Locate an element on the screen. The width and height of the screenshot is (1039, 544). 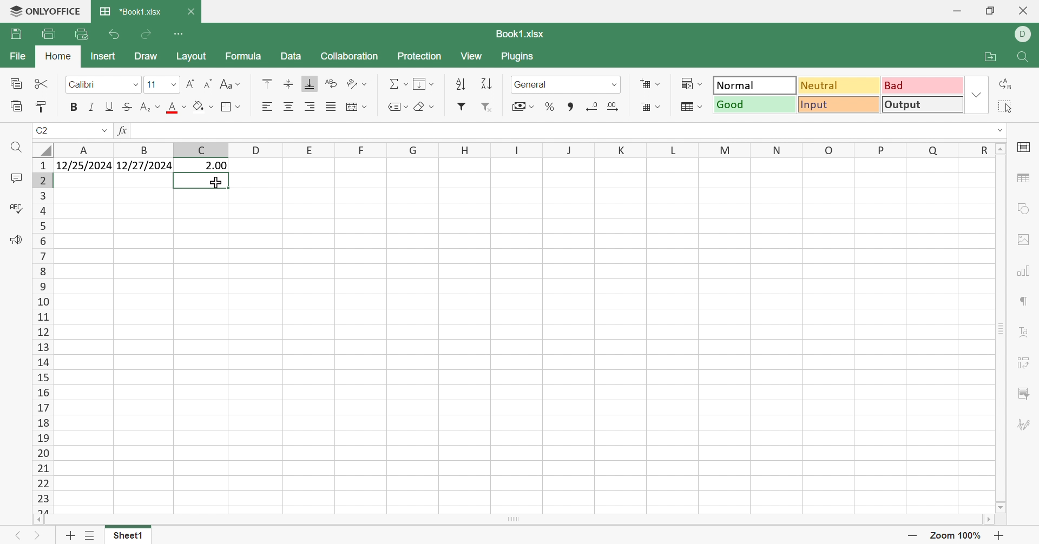
Shape settings is located at coordinates (1024, 210).